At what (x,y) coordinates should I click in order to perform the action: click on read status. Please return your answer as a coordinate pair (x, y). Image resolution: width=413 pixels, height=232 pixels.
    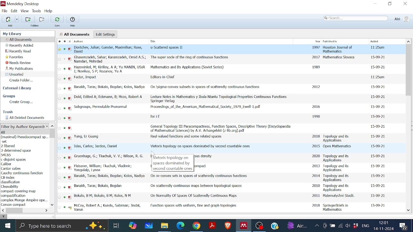
    Looking at the image, I should click on (66, 118).